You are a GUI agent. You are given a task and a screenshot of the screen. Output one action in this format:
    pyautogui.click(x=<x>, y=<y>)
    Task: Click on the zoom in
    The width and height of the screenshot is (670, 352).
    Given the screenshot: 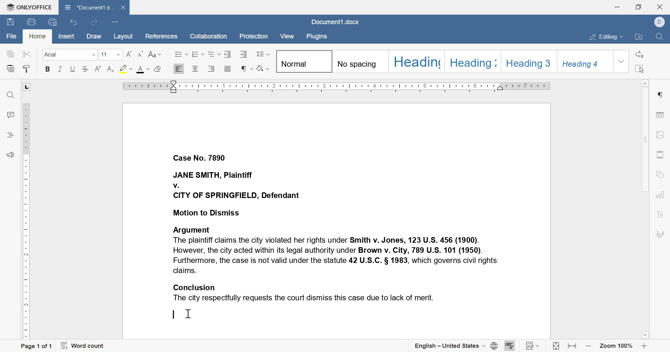 What is the action you would take?
    pyautogui.click(x=645, y=346)
    